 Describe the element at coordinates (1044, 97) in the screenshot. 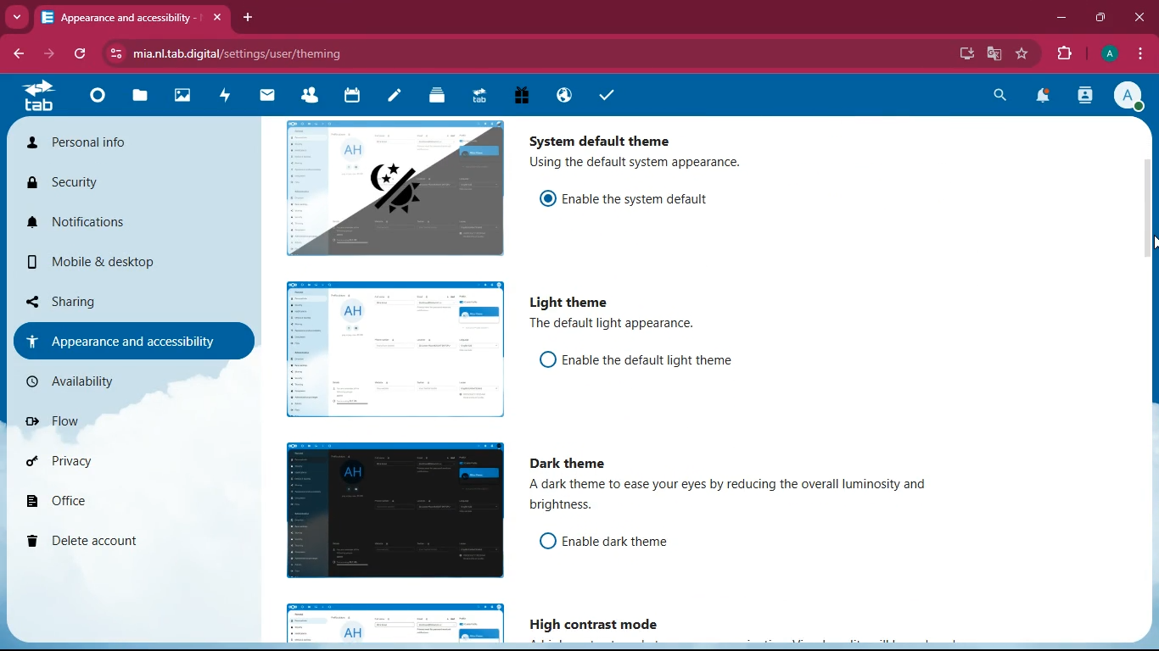

I see `notifications` at that location.